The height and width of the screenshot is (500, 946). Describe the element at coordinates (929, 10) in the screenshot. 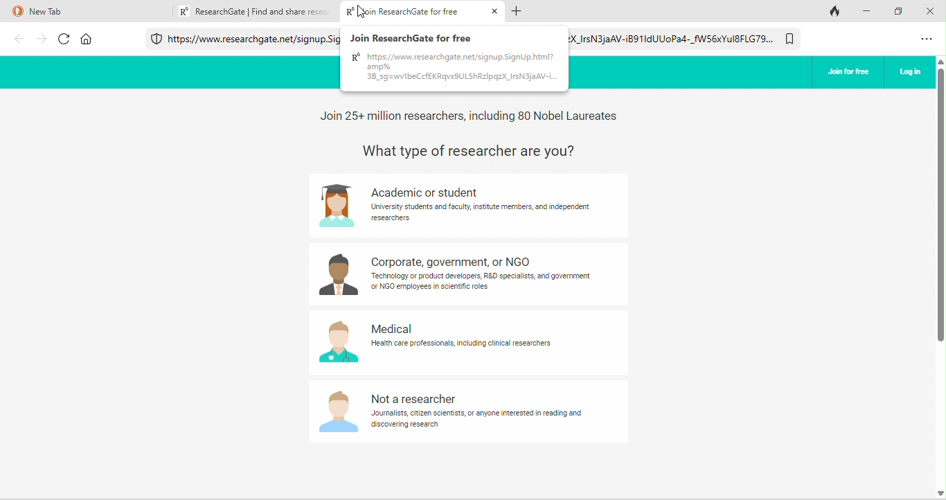

I see `close` at that location.